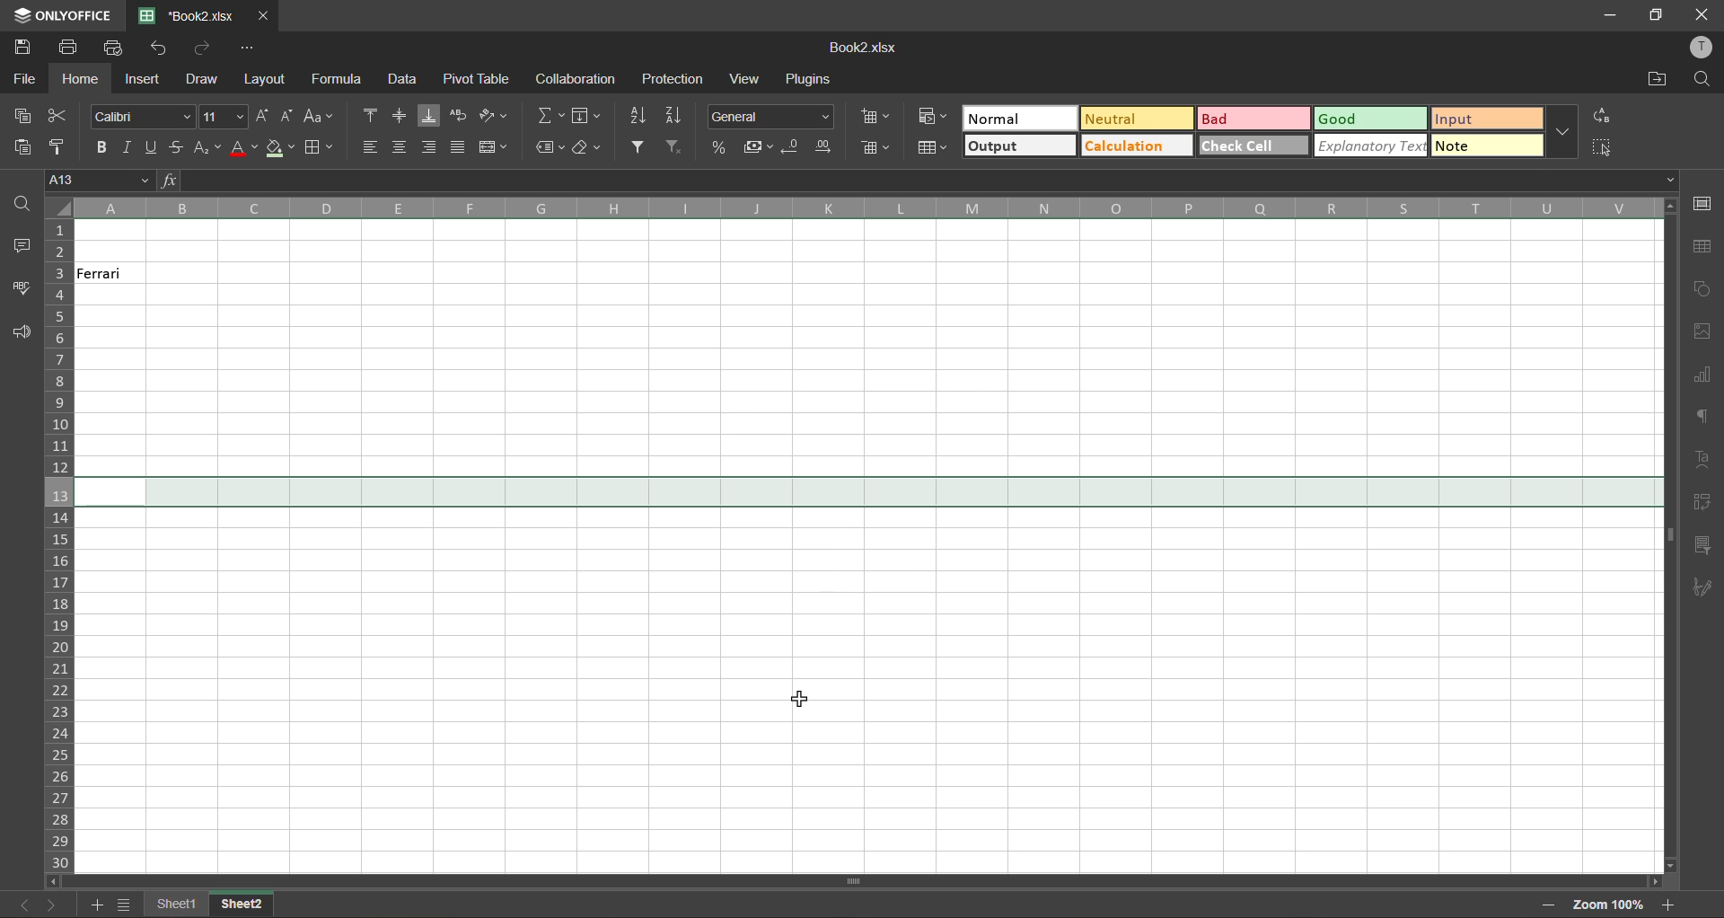  Describe the element at coordinates (1368, 119) in the screenshot. I see `good` at that location.